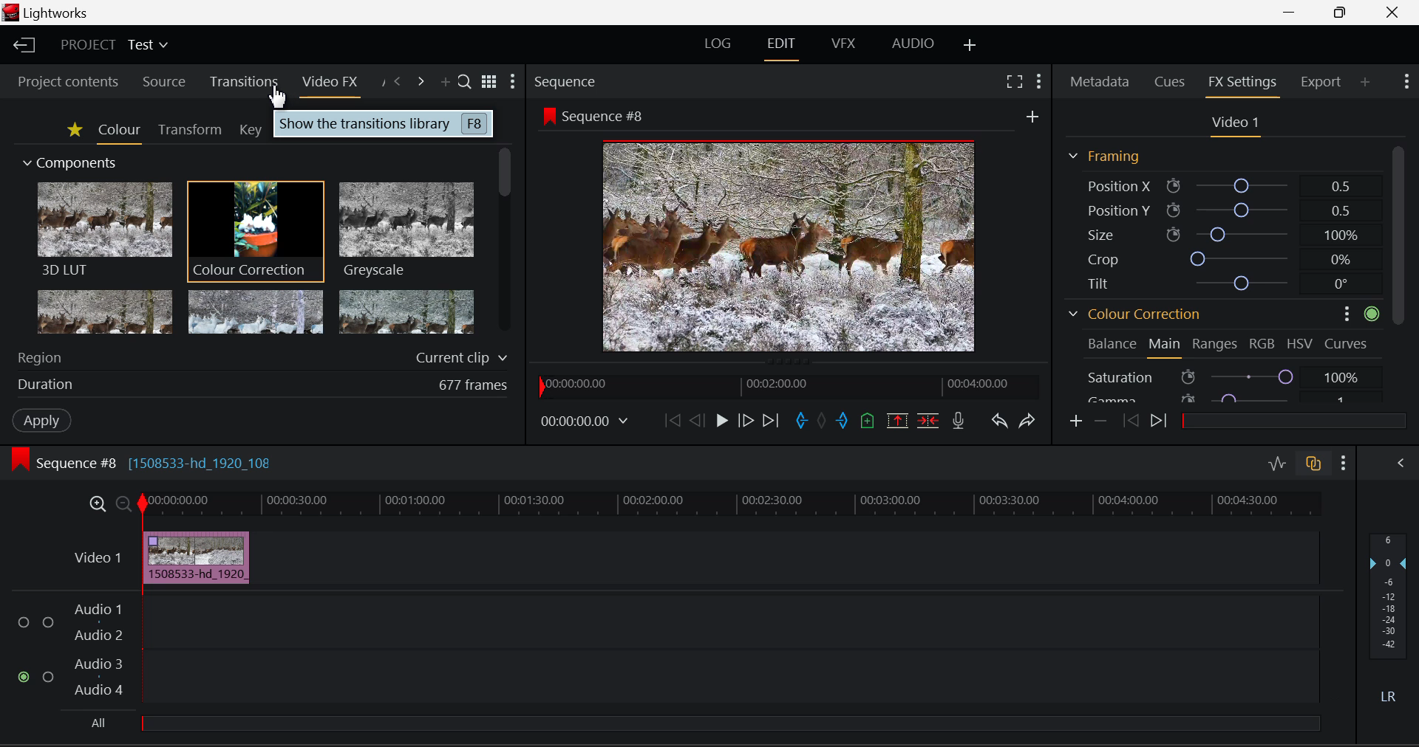  Describe the element at coordinates (1216, 345) in the screenshot. I see `Ranges` at that location.